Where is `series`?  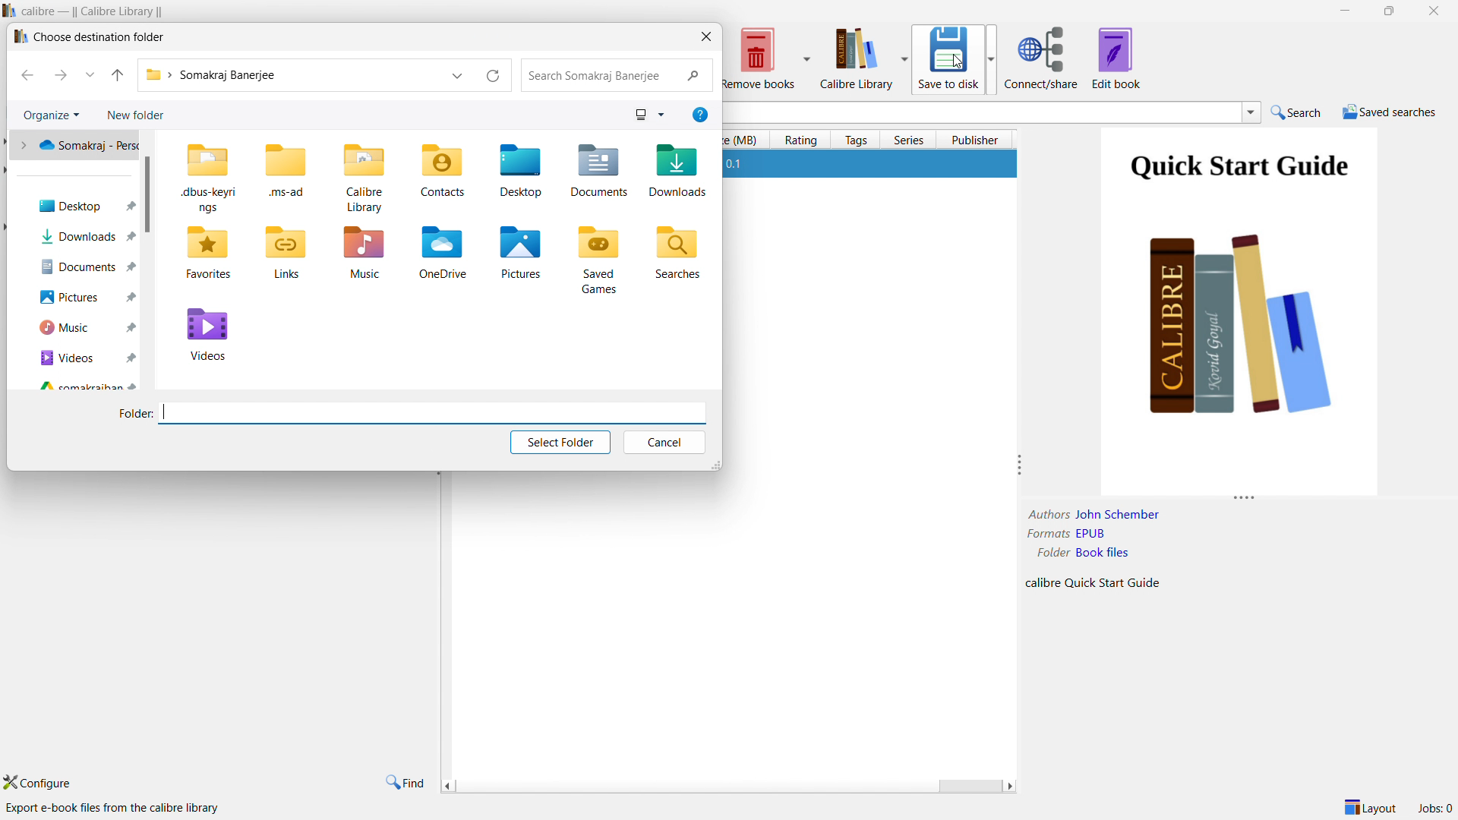
series is located at coordinates (908, 139).